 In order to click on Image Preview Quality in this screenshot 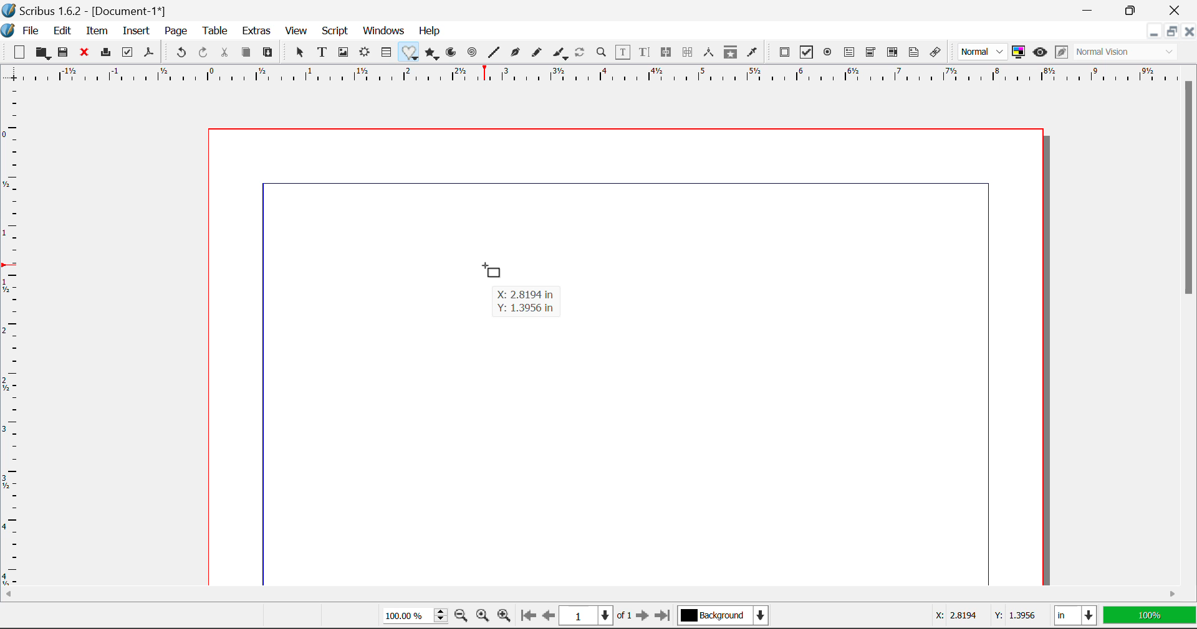, I will do `click(984, 51)`.